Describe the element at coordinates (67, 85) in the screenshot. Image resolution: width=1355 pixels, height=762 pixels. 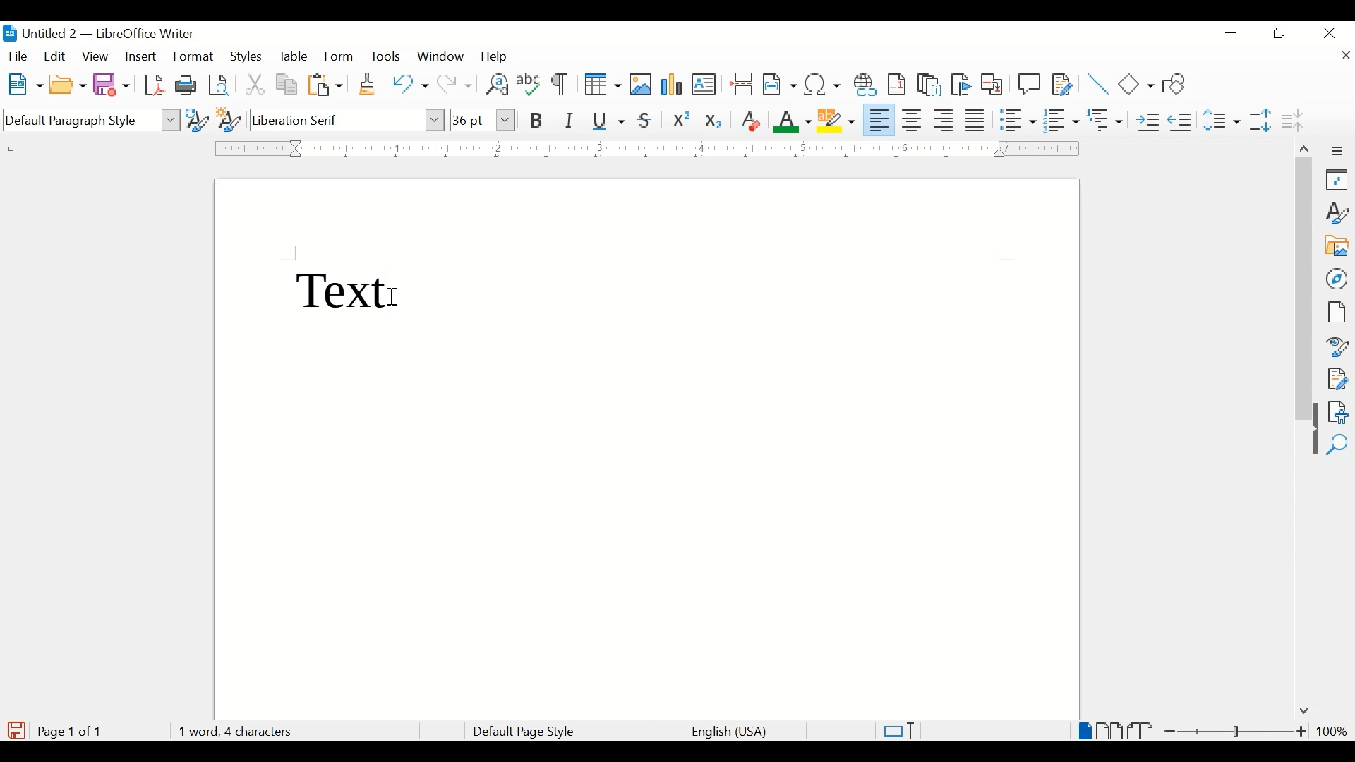
I see `open` at that location.